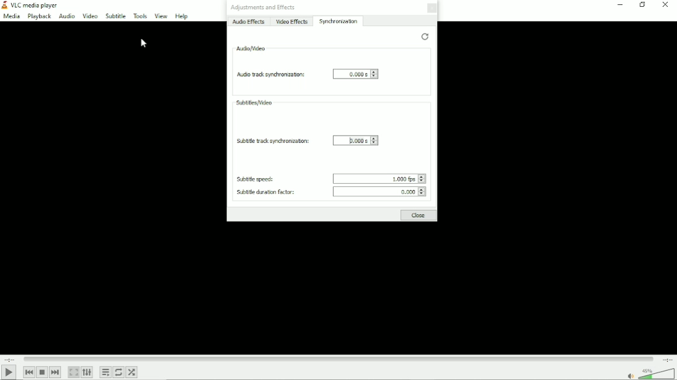  What do you see at coordinates (292, 22) in the screenshot?
I see `Video effects` at bounding box center [292, 22].